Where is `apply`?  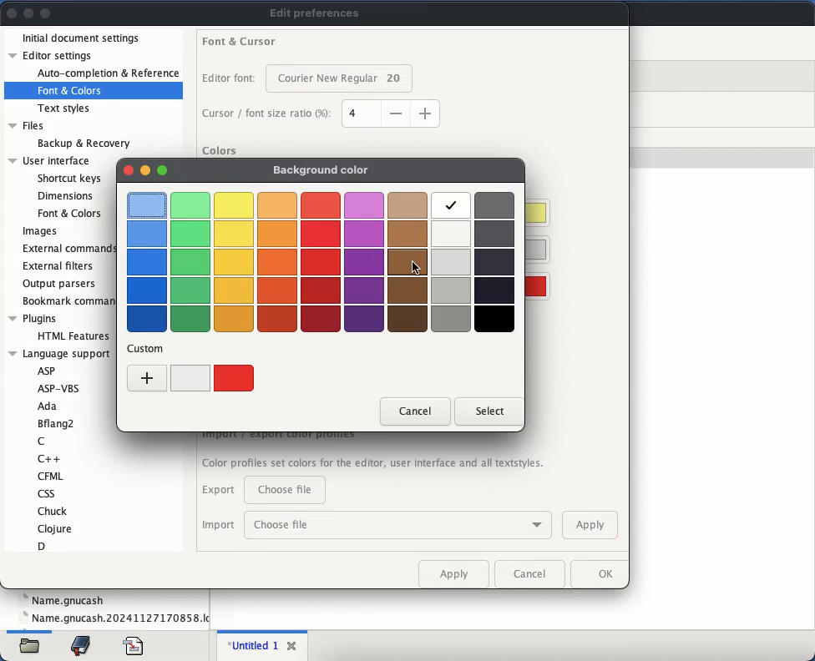 apply is located at coordinates (456, 573).